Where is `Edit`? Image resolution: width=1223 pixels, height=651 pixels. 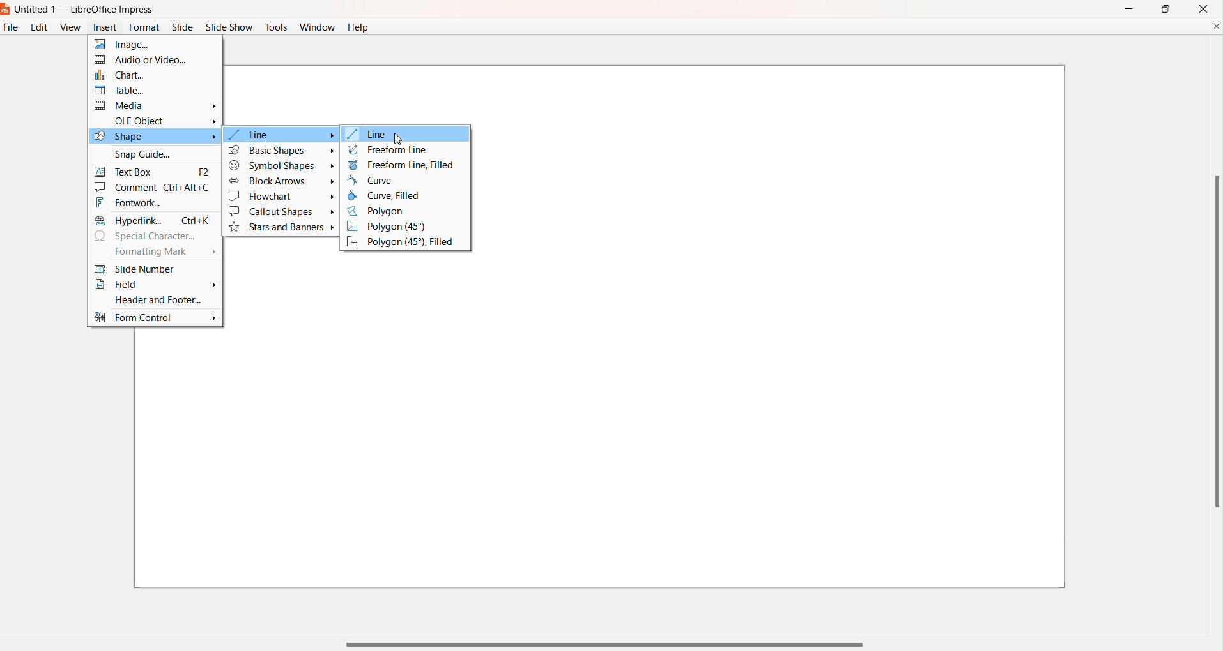 Edit is located at coordinates (39, 27).